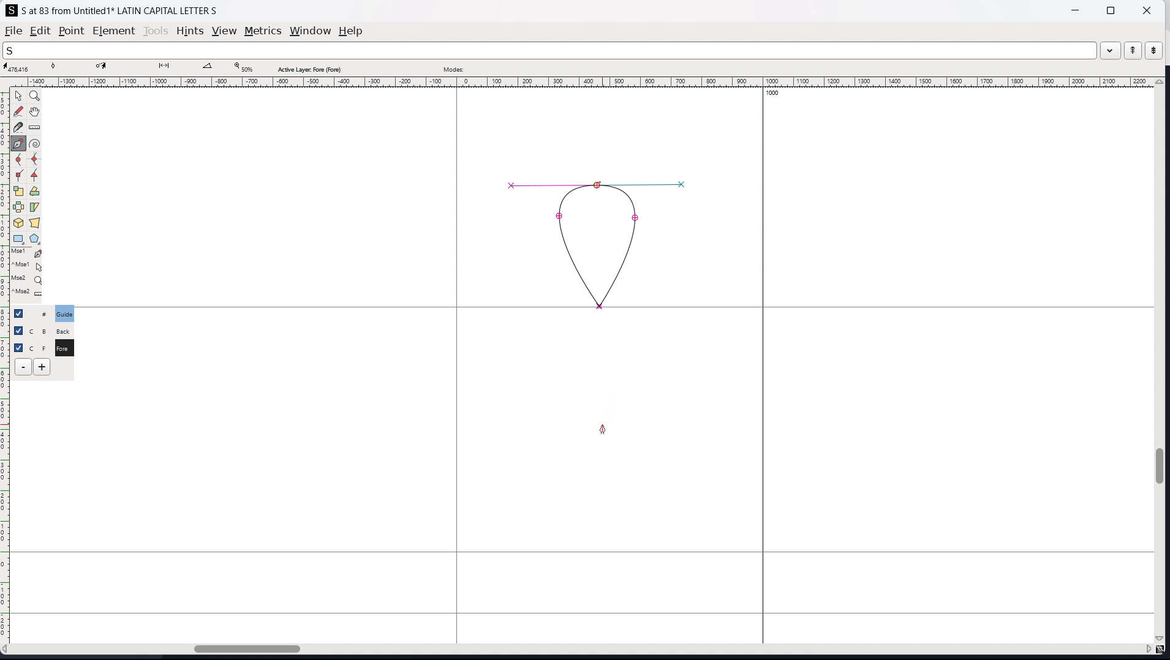  What do you see at coordinates (28, 279) in the screenshot?
I see `Mse2` at bounding box center [28, 279].